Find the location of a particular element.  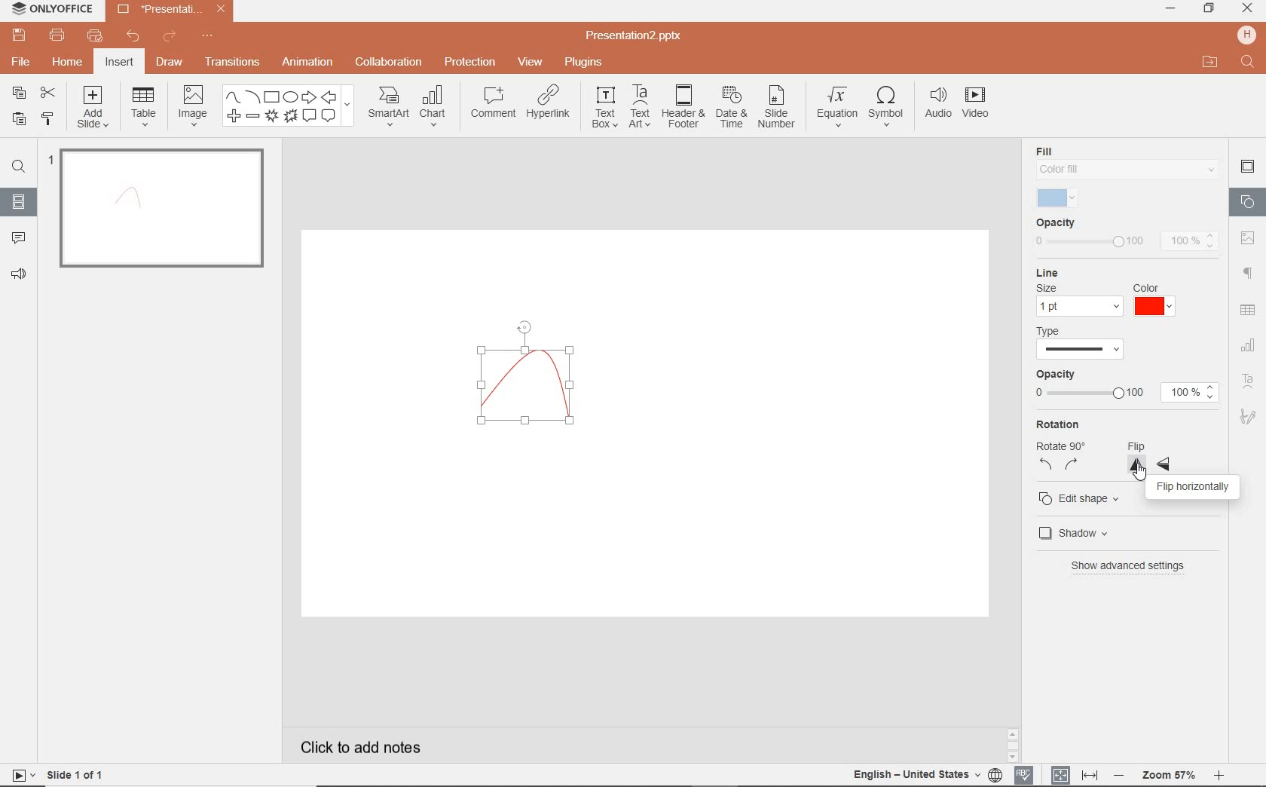

TABLE is located at coordinates (144, 108).